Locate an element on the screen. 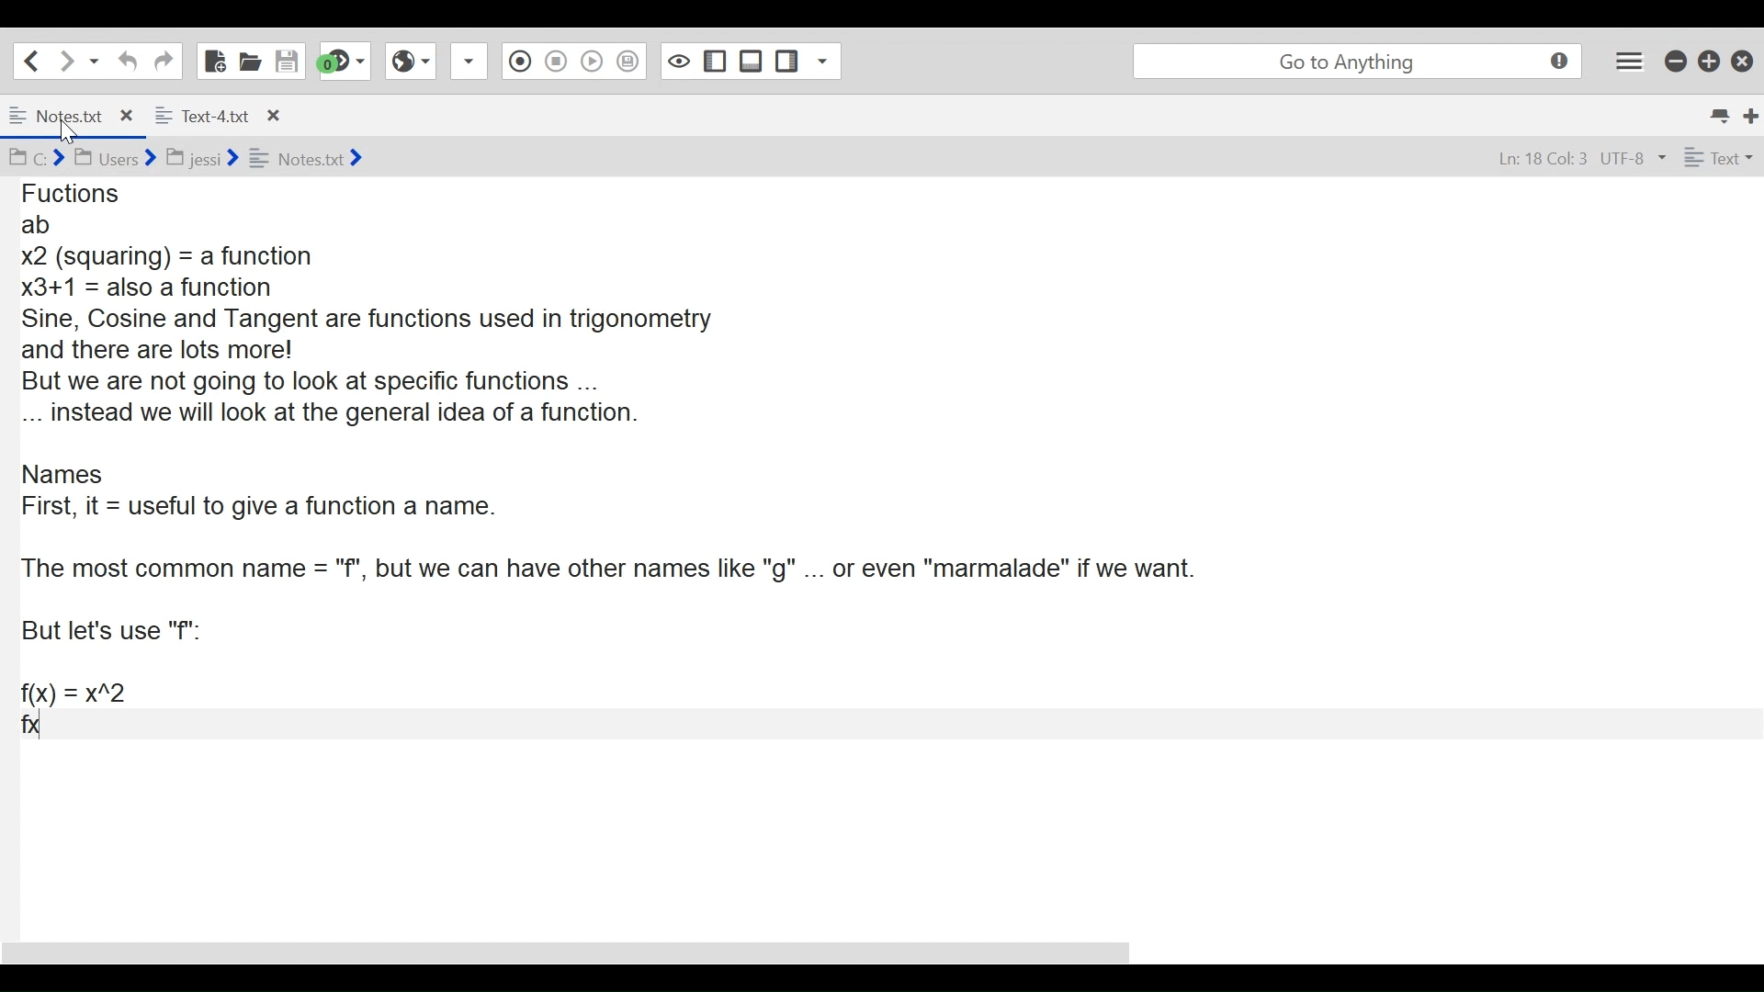 Image resolution: width=1764 pixels, height=992 pixels. Toggle focus mode is located at coordinates (676, 61).